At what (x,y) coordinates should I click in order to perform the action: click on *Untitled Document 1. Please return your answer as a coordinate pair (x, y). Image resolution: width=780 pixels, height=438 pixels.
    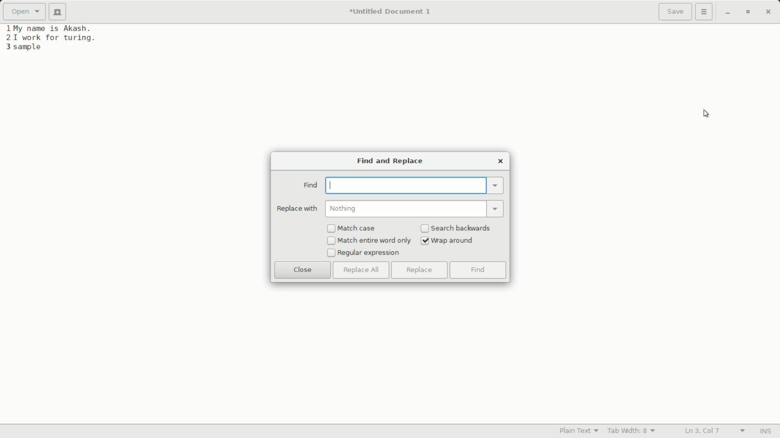
    Looking at the image, I should click on (390, 13).